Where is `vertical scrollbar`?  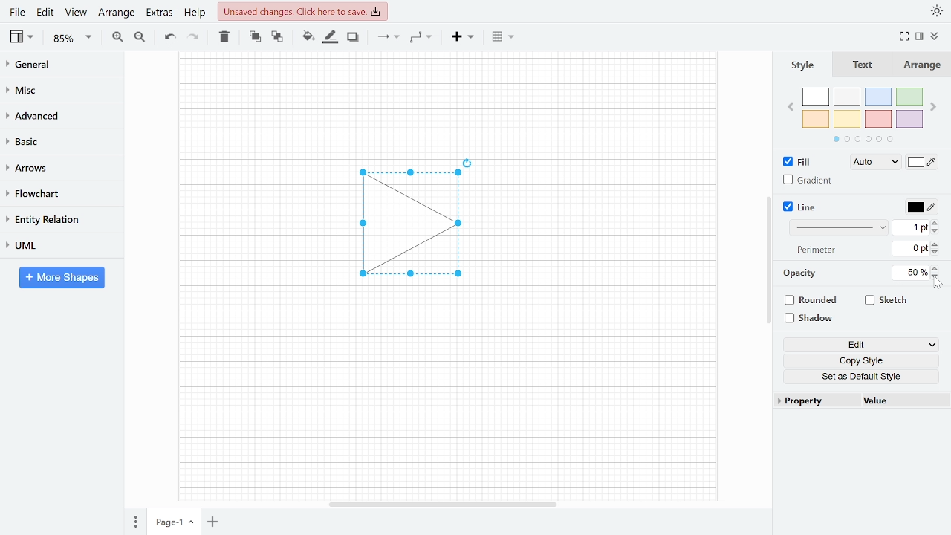 vertical scrollbar is located at coordinates (768, 260).